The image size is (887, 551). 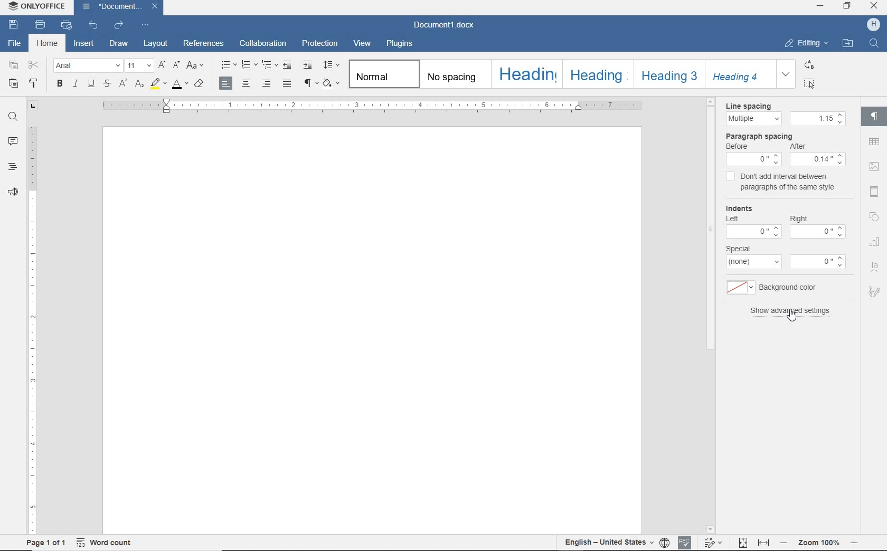 I want to click on - Zoom 100% +, so click(x=820, y=544).